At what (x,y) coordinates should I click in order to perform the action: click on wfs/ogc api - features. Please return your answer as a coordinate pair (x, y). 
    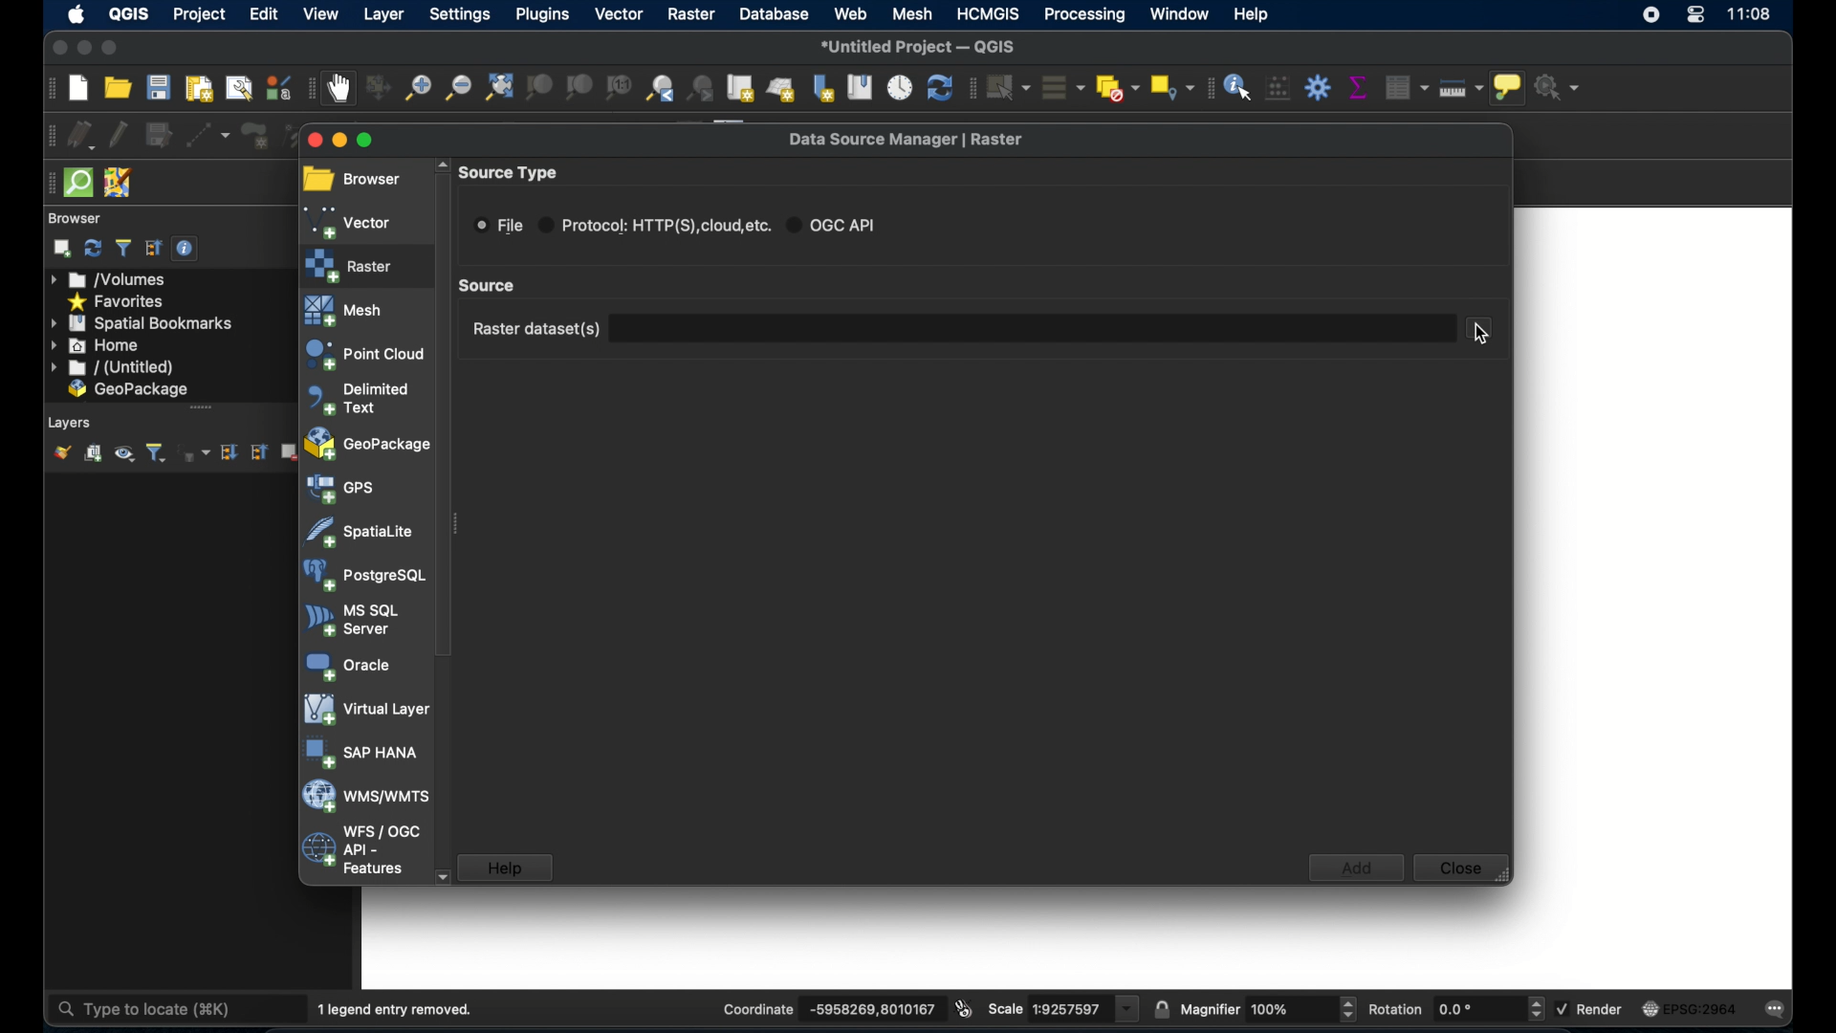
    Looking at the image, I should click on (361, 851).